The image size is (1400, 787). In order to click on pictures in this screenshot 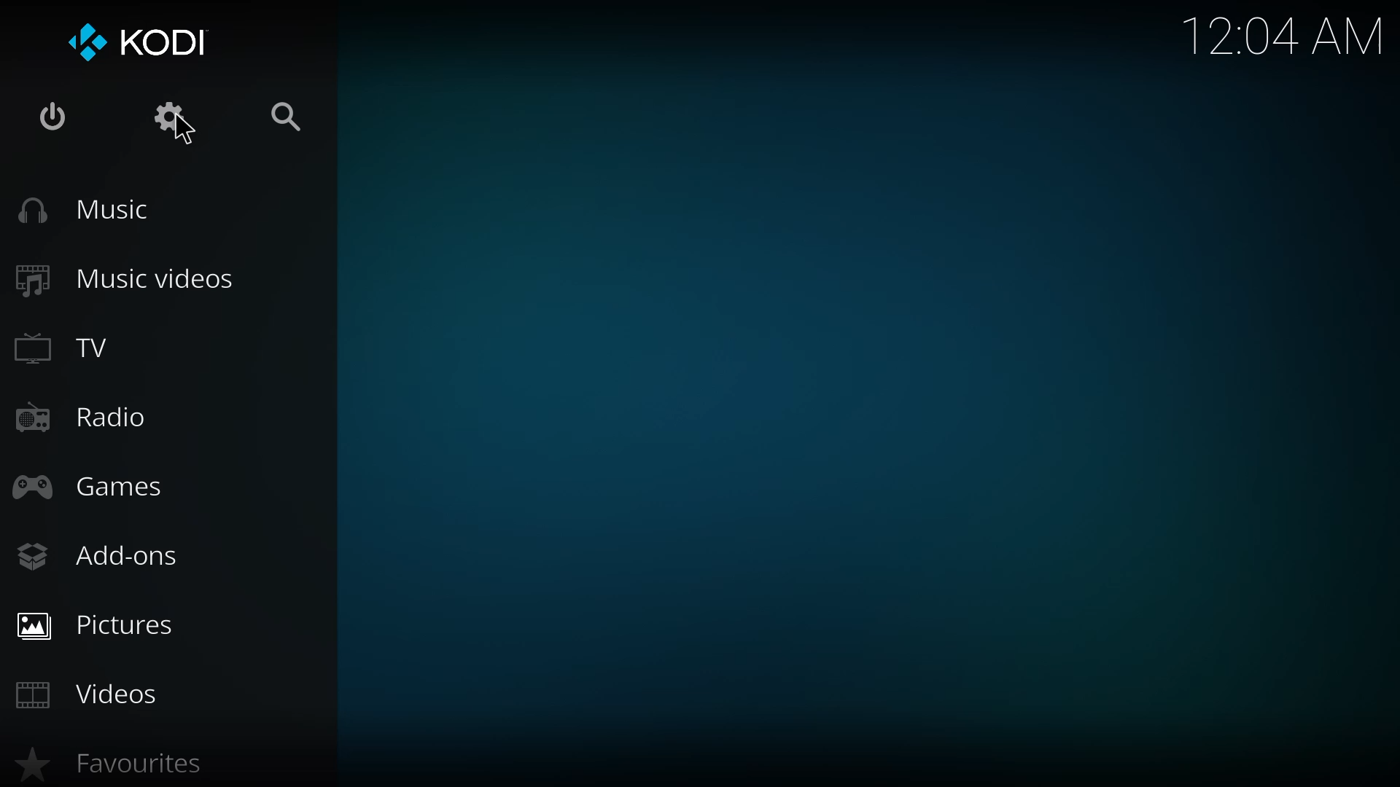, I will do `click(98, 622)`.